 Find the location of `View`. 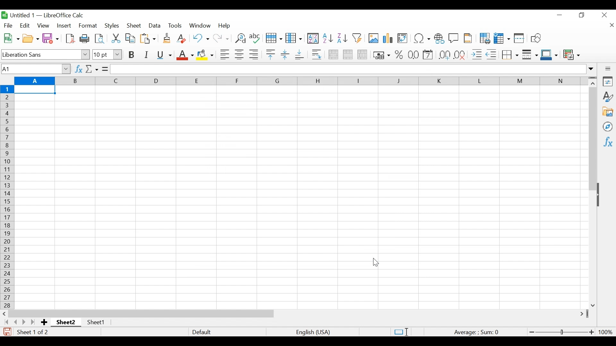

View is located at coordinates (43, 25).